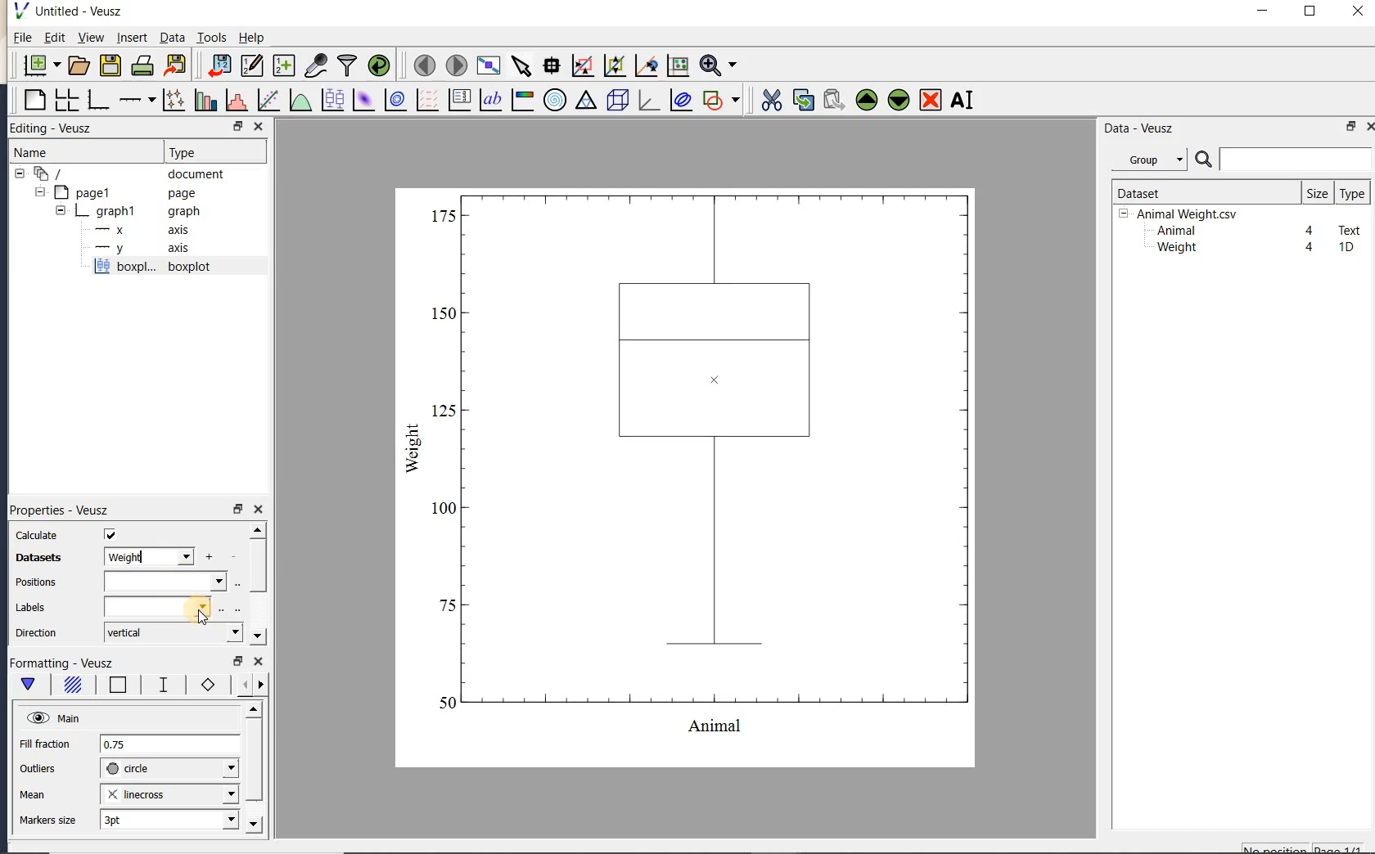 This screenshot has height=854, width=1375. What do you see at coordinates (205, 620) in the screenshot?
I see `cursor` at bounding box center [205, 620].